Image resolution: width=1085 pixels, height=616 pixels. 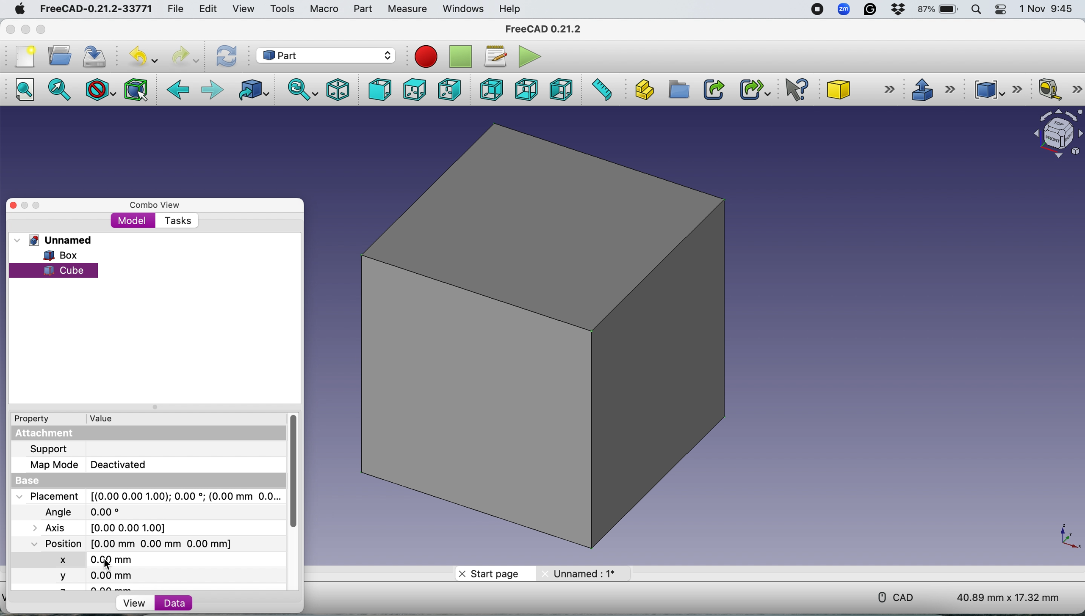 What do you see at coordinates (28, 418) in the screenshot?
I see `Property` at bounding box center [28, 418].